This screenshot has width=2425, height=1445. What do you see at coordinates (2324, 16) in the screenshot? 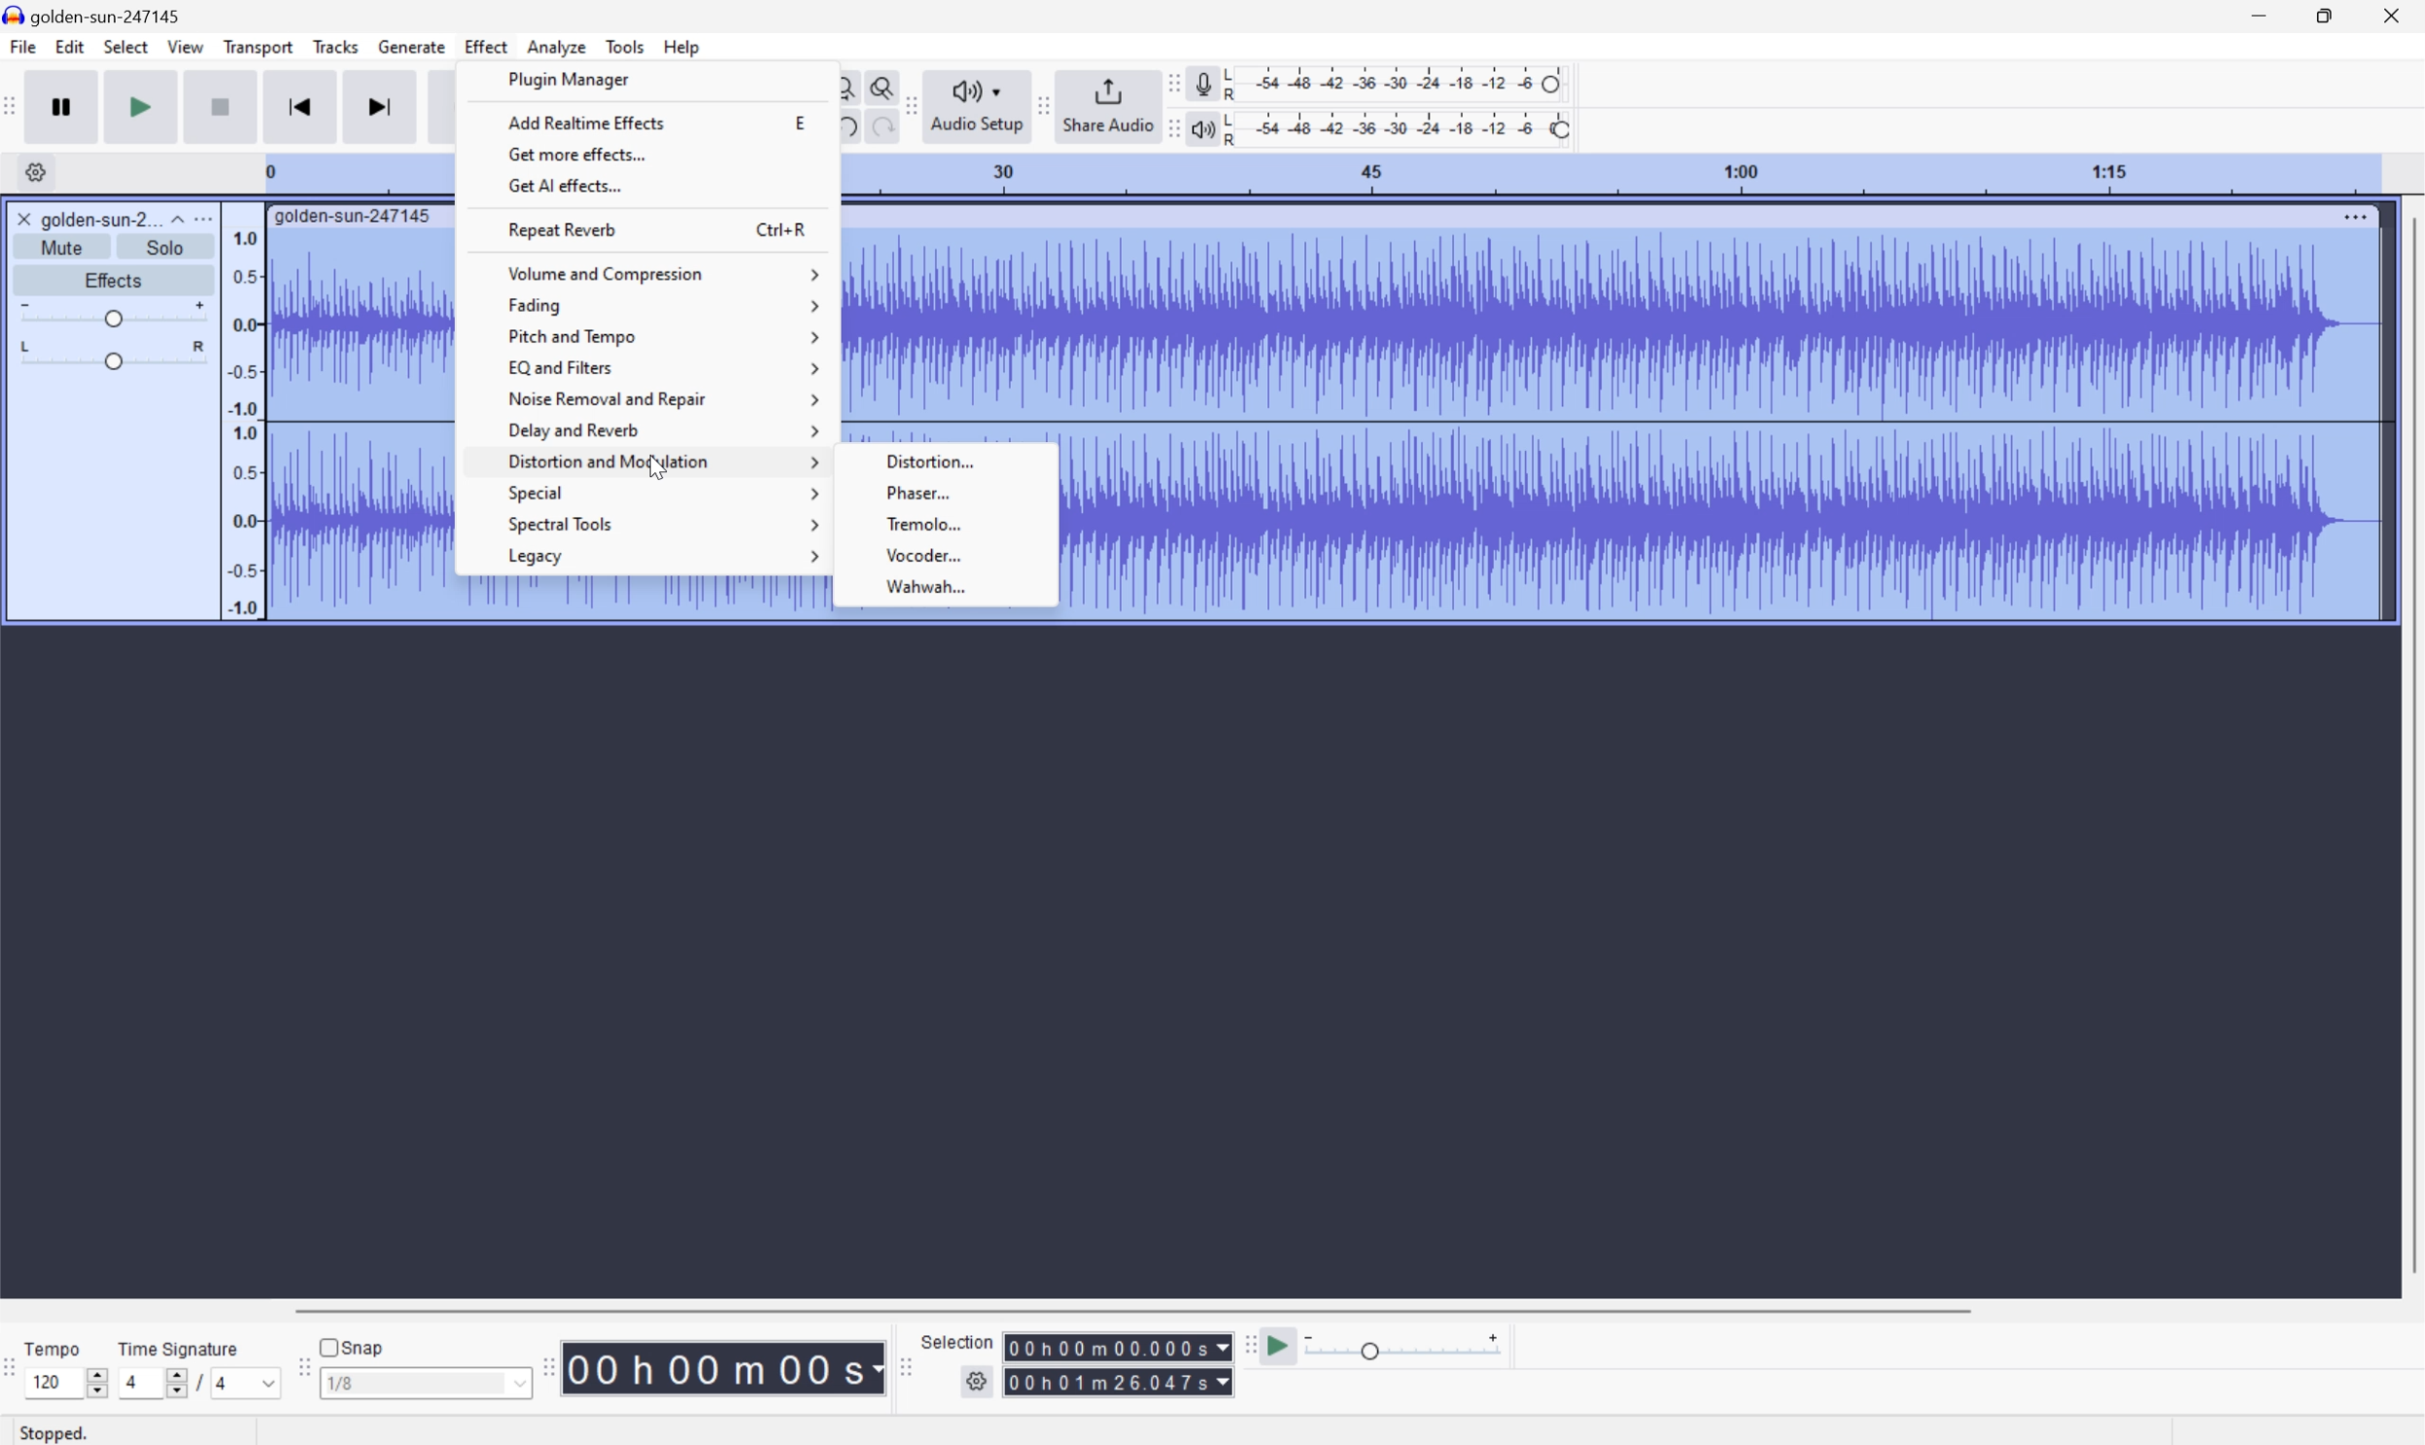
I see `Restore Down` at bounding box center [2324, 16].